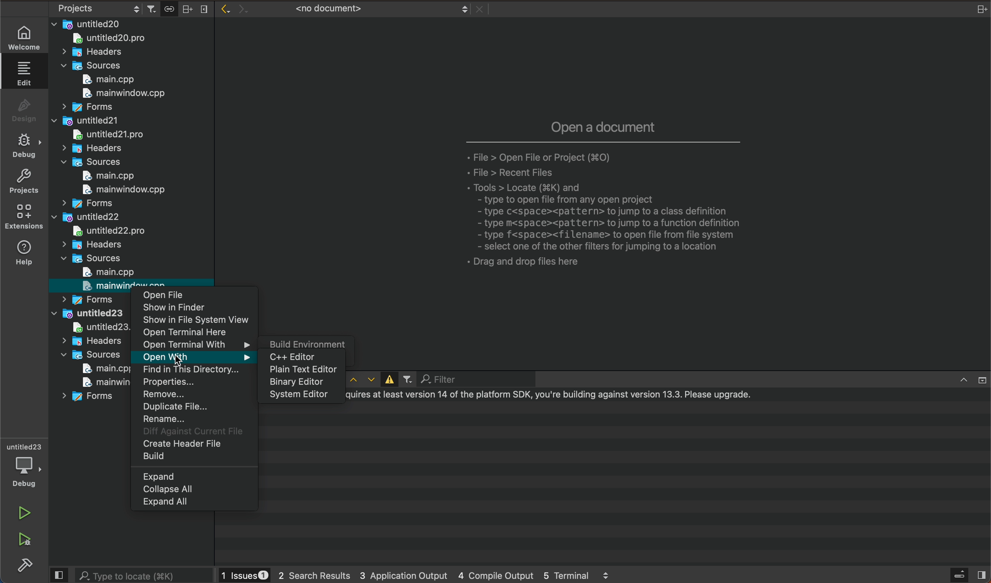  What do you see at coordinates (60, 576) in the screenshot?
I see `close slide bar` at bounding box center [60, 576].